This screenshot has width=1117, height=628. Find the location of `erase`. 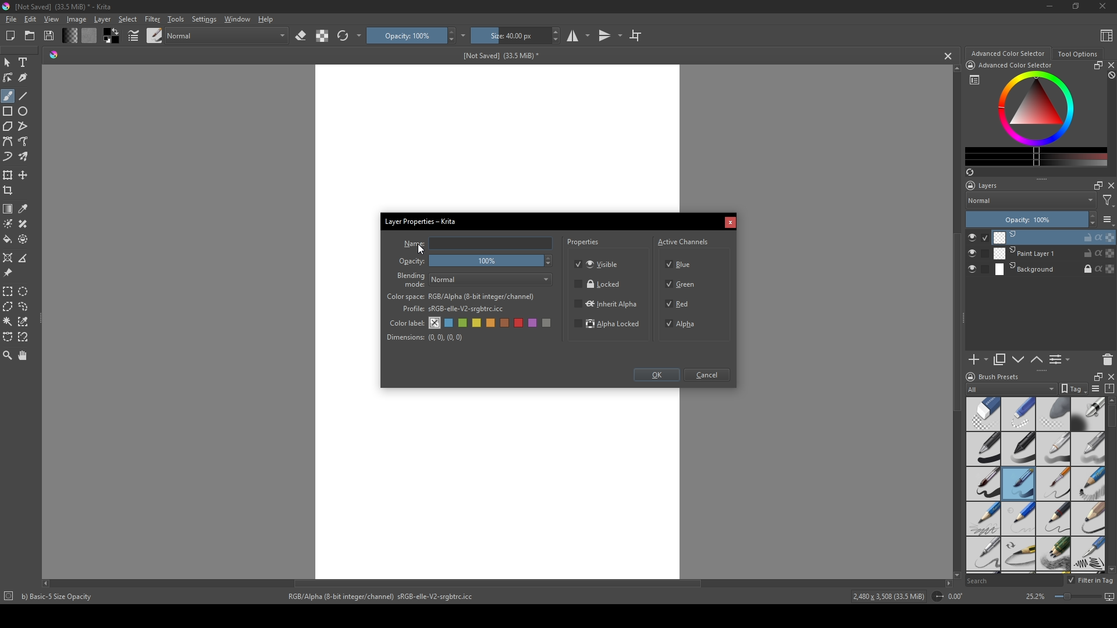

erase is located at coordinates (301, 36).